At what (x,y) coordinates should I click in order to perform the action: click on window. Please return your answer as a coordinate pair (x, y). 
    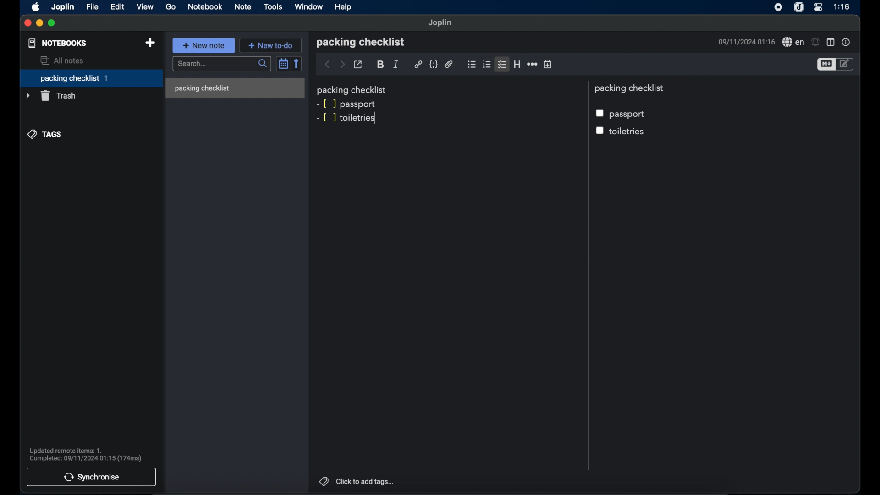
    Looking at the image, I should click on (308, 6).